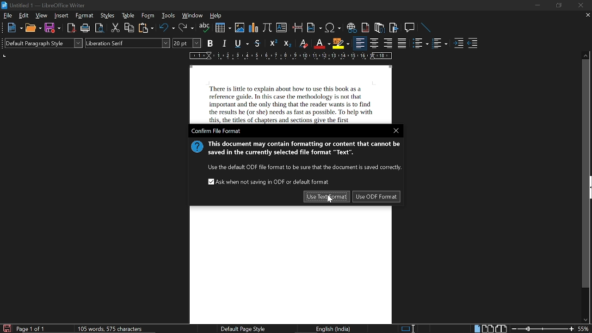  I want to click on close current tab, so click(586, 15).